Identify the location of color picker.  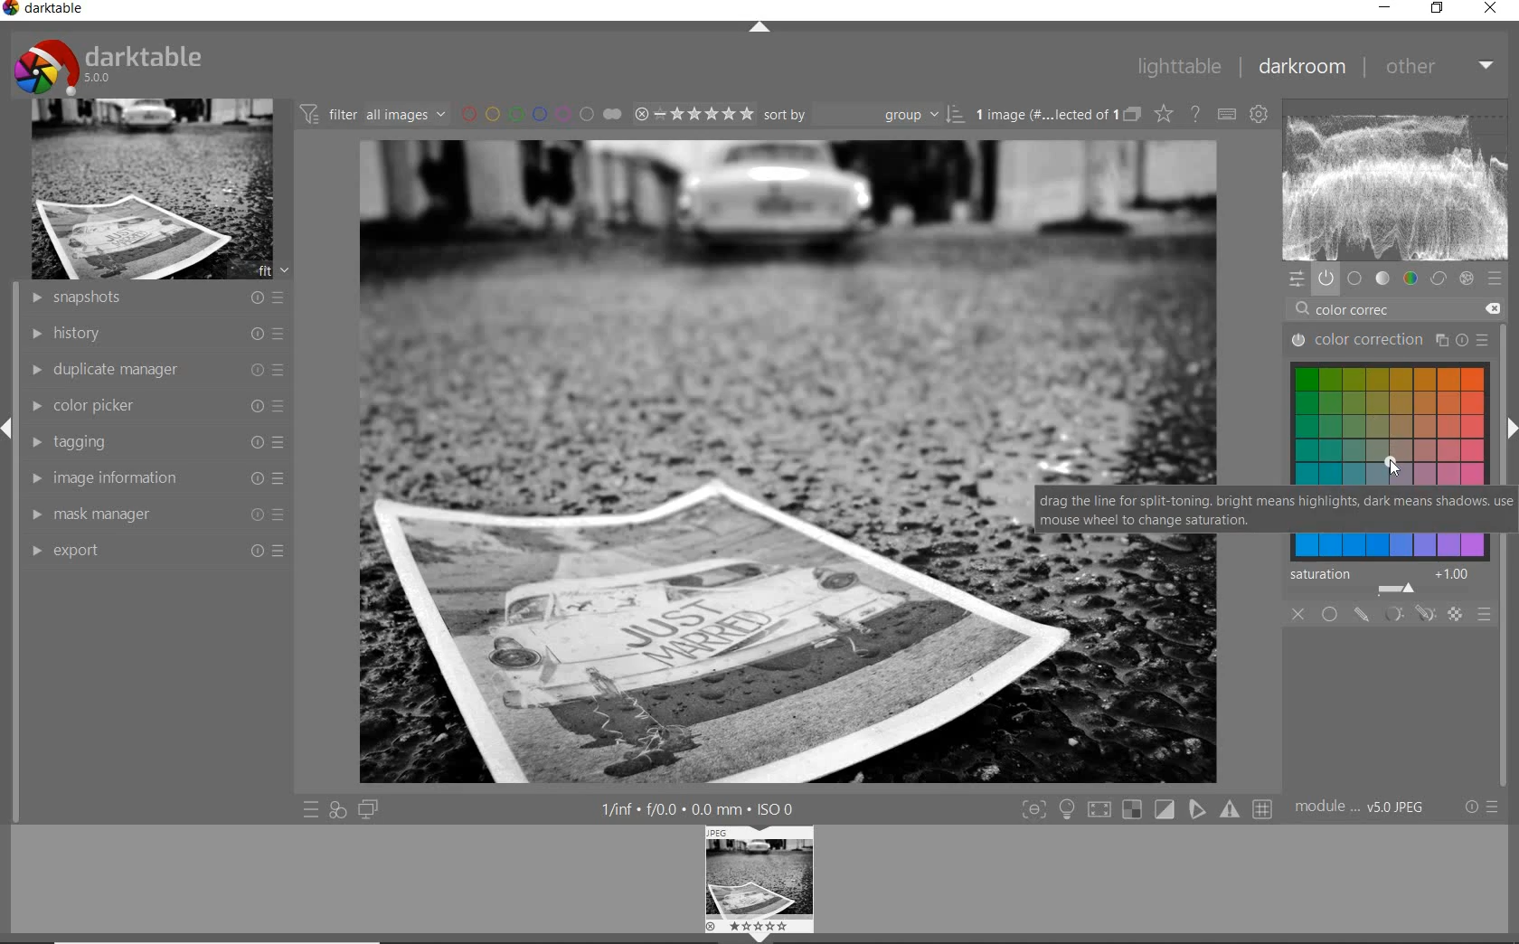
(159, 406).